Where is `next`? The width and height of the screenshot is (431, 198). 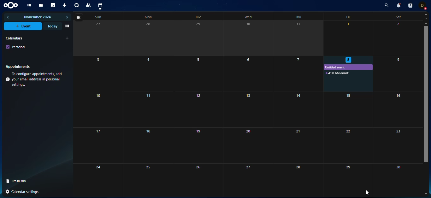
next is located at coordinates (67, 17).